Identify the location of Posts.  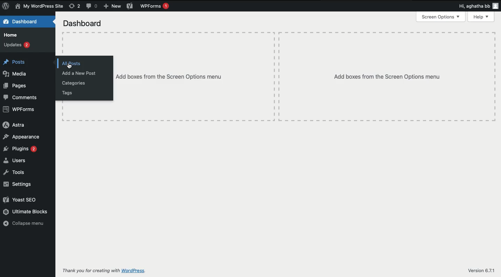
(16, 63).